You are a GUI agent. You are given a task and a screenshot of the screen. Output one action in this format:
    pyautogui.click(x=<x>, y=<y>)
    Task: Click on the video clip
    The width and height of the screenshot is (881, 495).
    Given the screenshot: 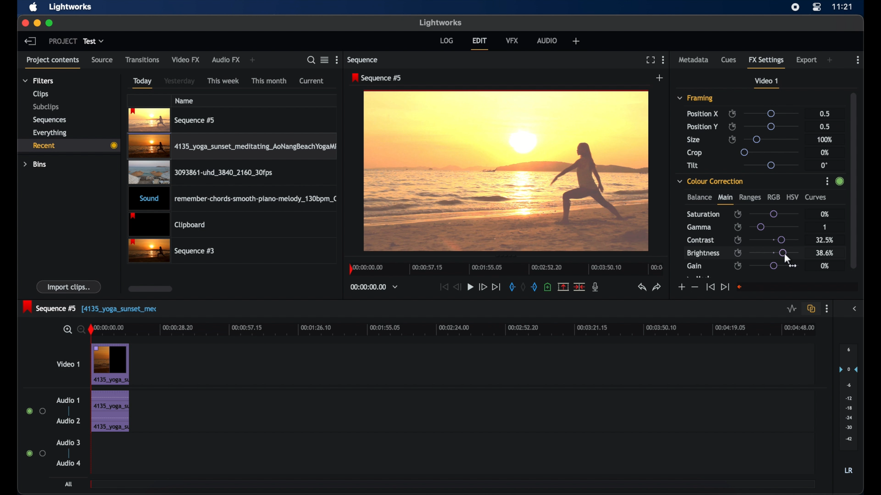 What is the action you would take?
    pyautogui.click(x=111, y=364)
    